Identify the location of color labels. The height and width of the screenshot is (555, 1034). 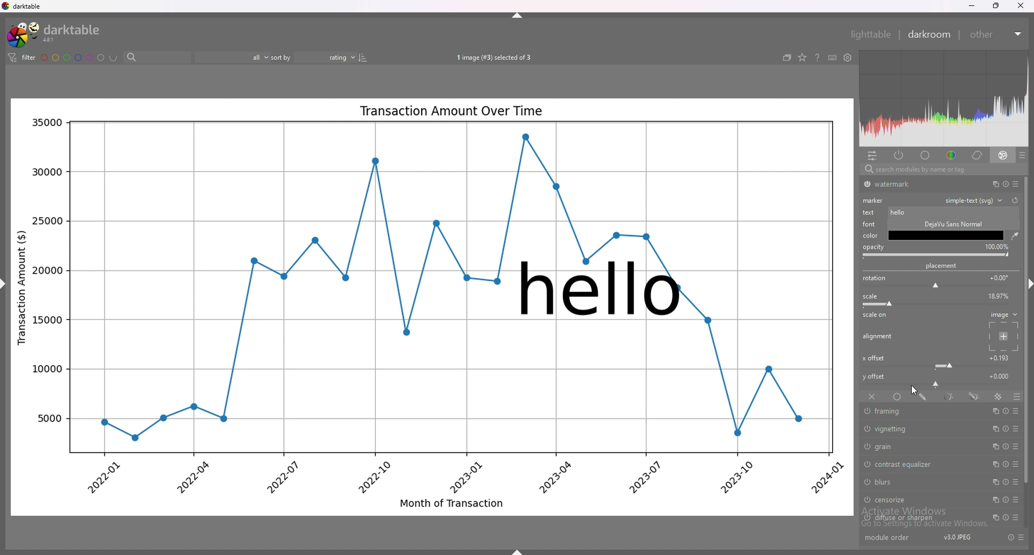
(73, 57).